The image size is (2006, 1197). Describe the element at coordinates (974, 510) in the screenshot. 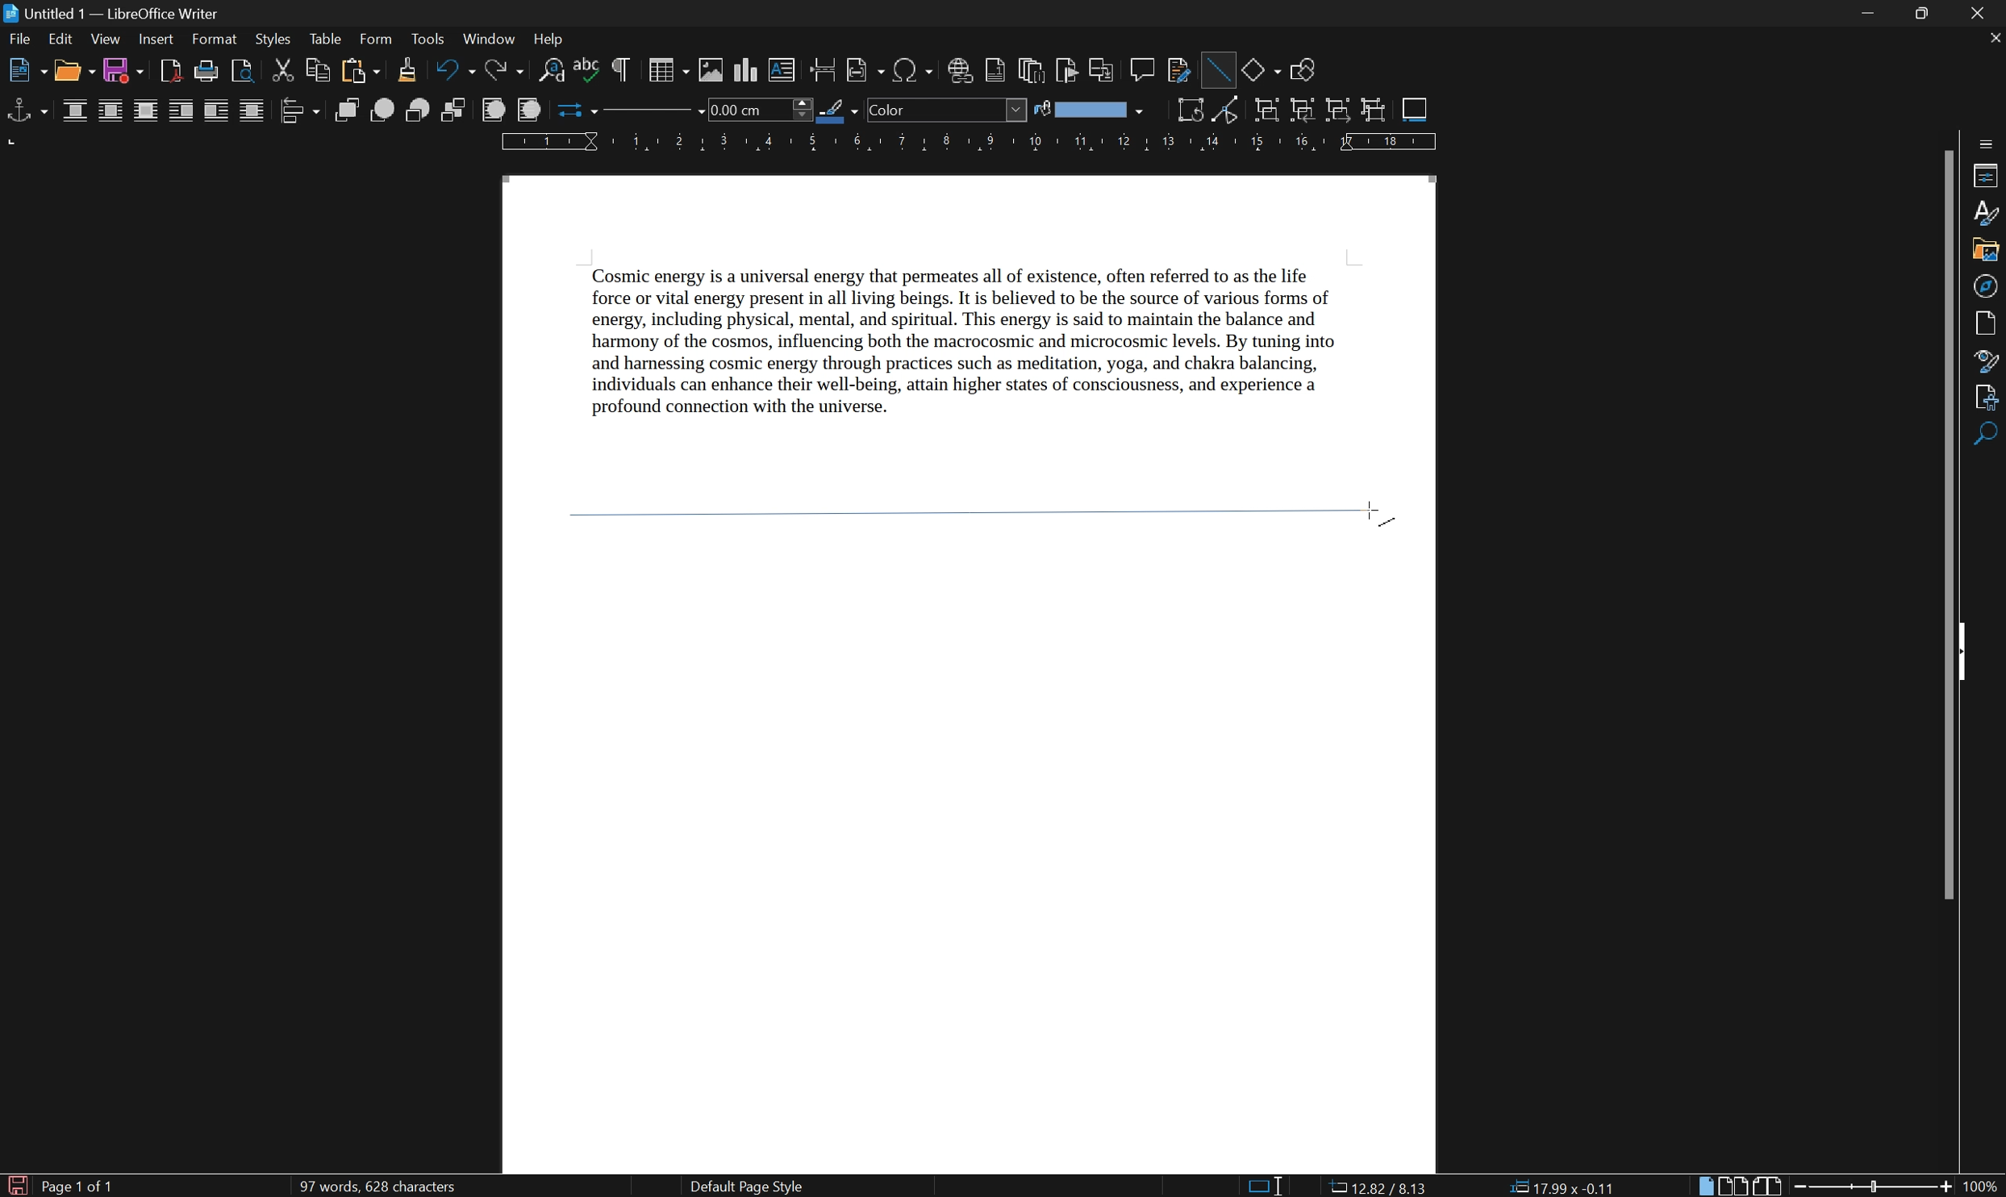

I see `horizontal line` at that location.